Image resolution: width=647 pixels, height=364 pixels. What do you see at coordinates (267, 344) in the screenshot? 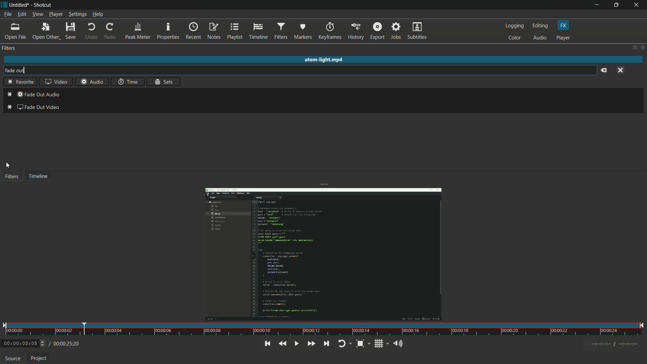
I see `skip to the previous point` at bounding box center [267, 344].